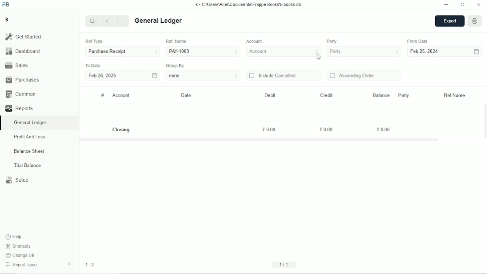 This screenshot has height=274, width=487. What do you see at coordinates (332, 42) in the screenshot?
I see `Party` at bounding box center [332, 42].